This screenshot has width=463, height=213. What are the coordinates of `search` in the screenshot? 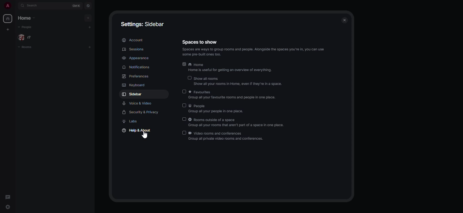 It's located at (32, 6).